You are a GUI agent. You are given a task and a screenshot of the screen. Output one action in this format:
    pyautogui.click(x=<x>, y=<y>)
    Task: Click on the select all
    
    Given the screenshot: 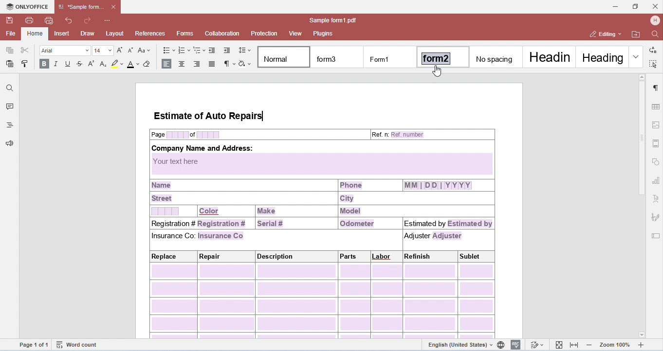 What is the action you would take?
    pyautogui.click(x=654, y=63)
    